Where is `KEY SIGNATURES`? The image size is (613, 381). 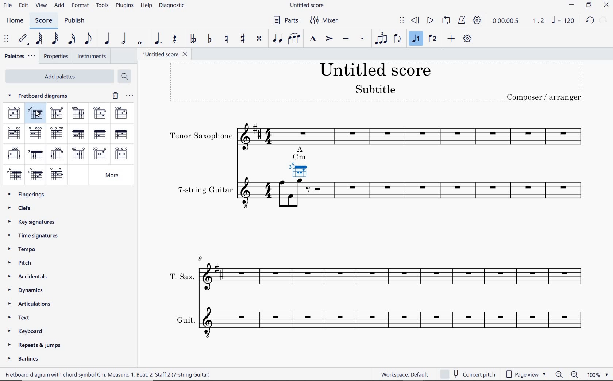
KEY SIGNATURES is located at coordinates (35, 223).